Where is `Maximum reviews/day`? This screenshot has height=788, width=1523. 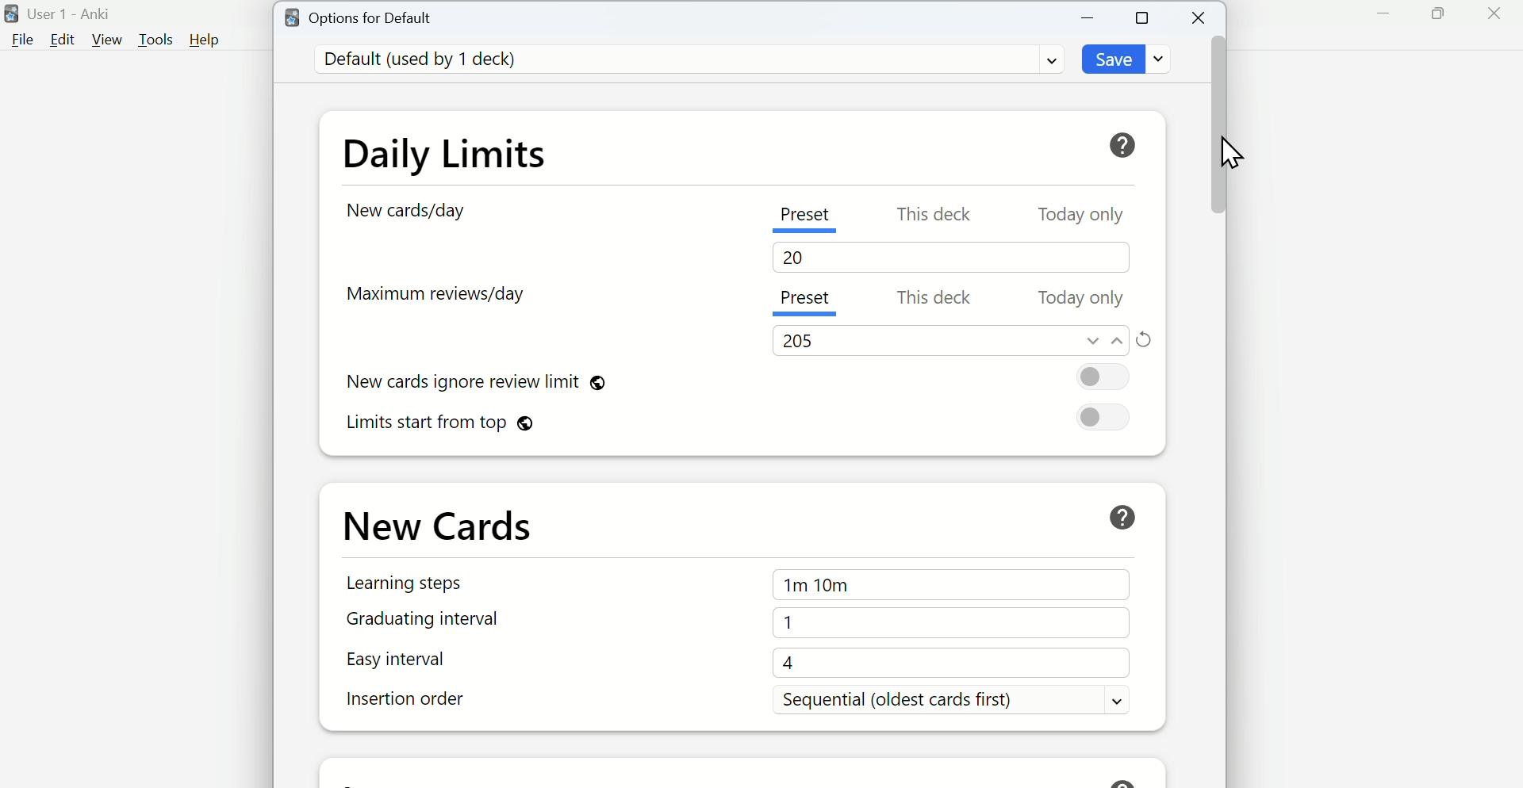 Maximum reviews/day is located at coordinates (434, 294).